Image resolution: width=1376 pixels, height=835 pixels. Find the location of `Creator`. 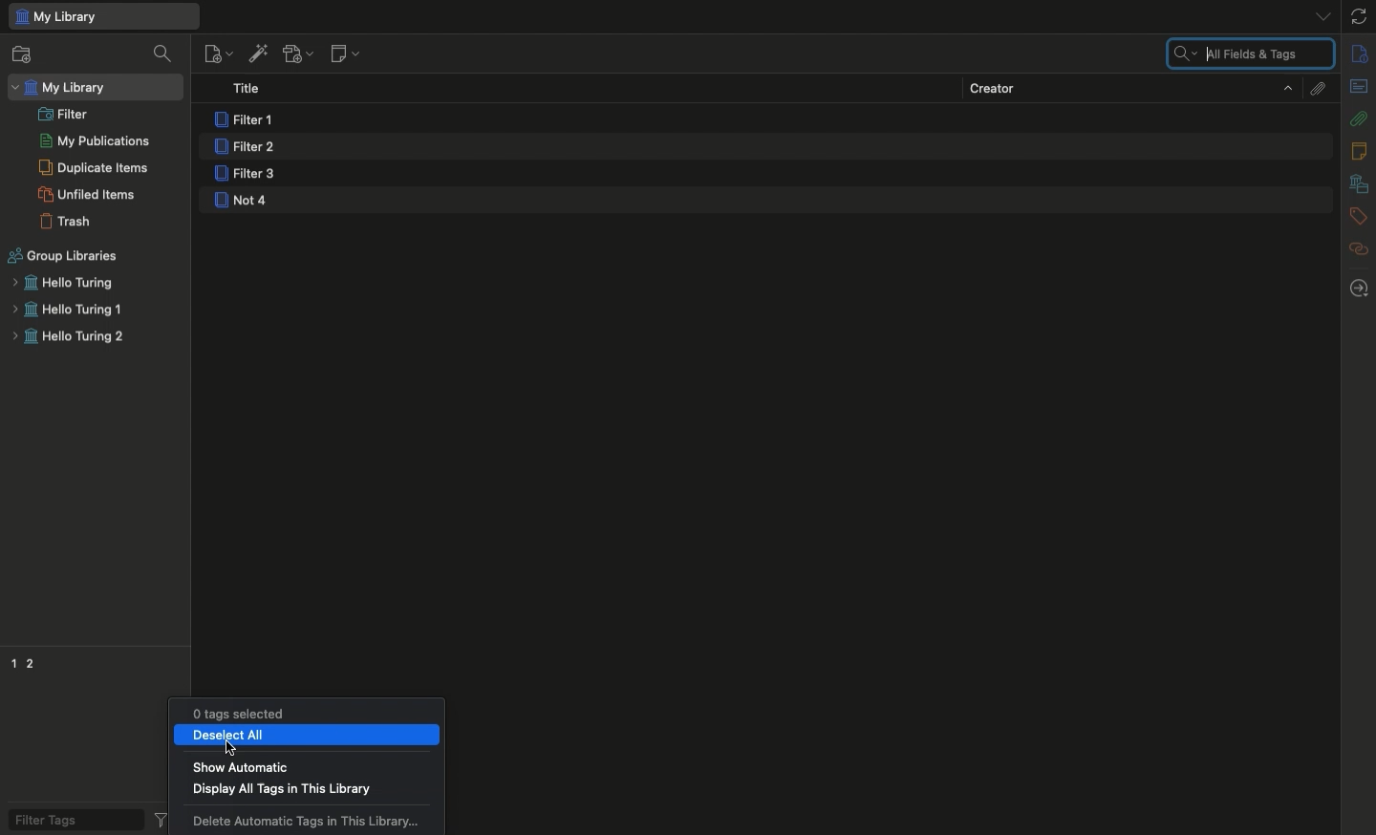

Creator is located at coordinates (1130, 87).